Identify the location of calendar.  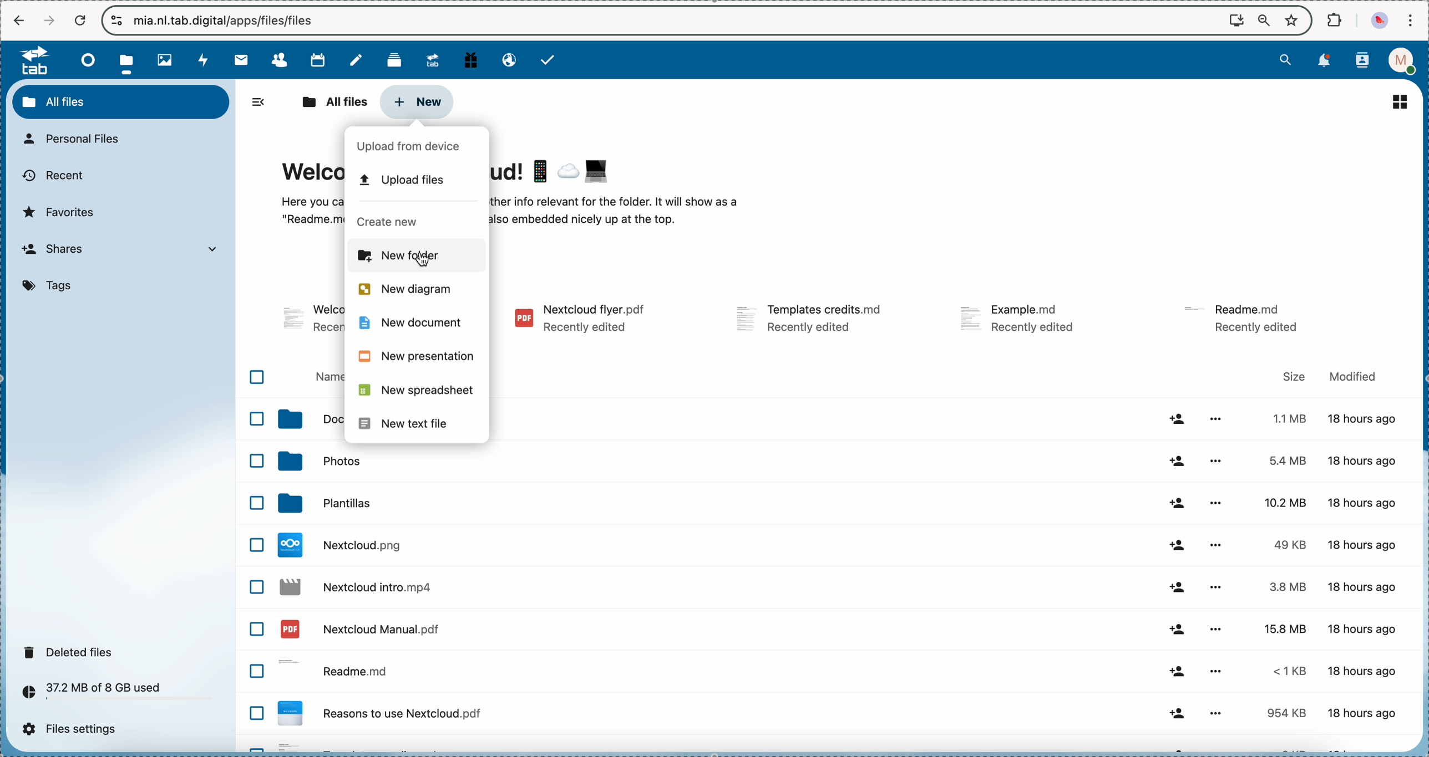
(317, 59).